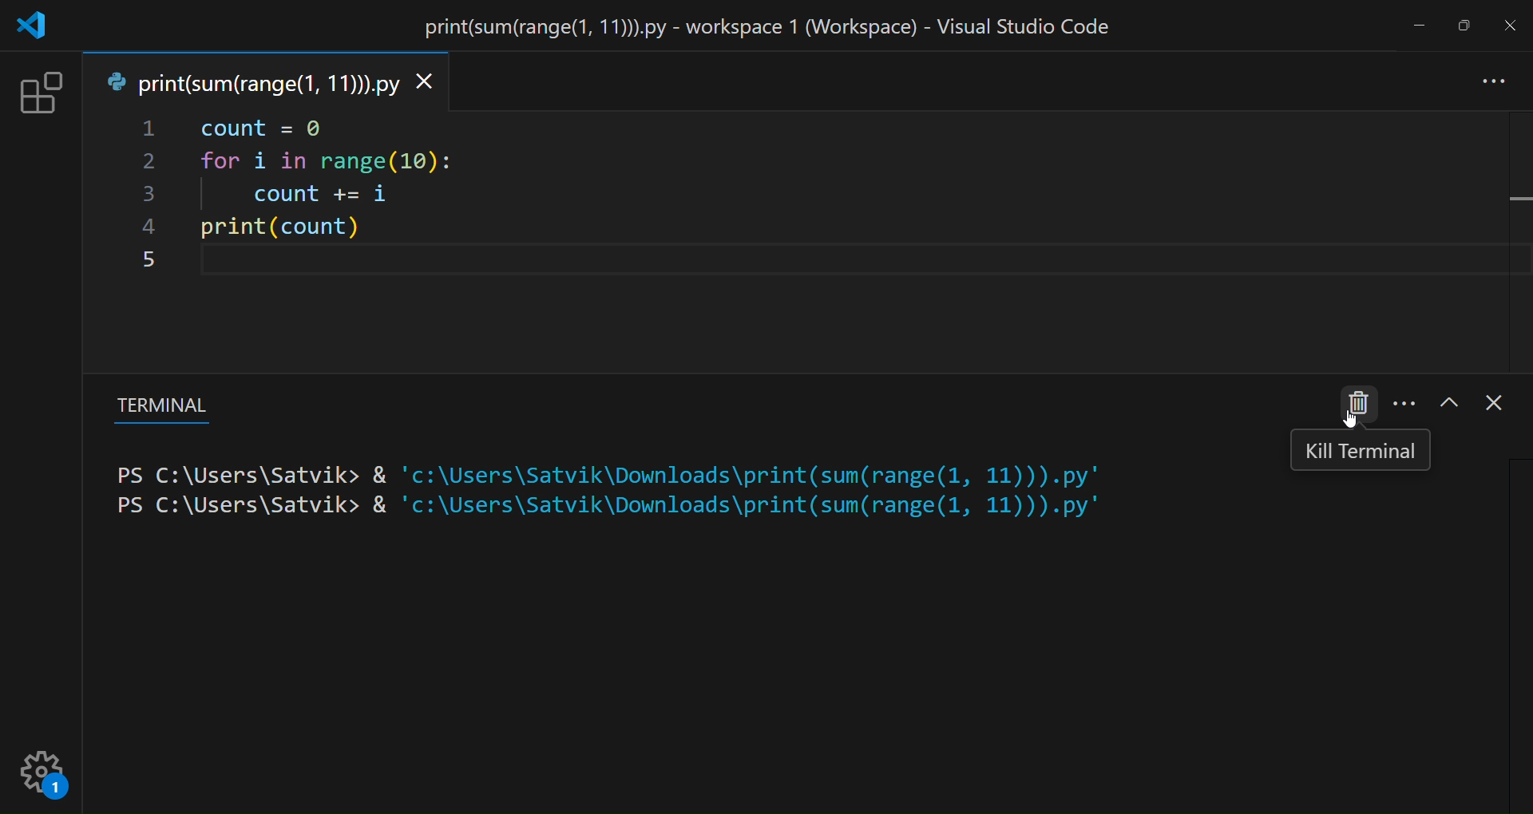  What do you see at coordinates (1519, 625) in the screenshot?
I see `vertical scroll bar` at bounding box center [1519, 625].